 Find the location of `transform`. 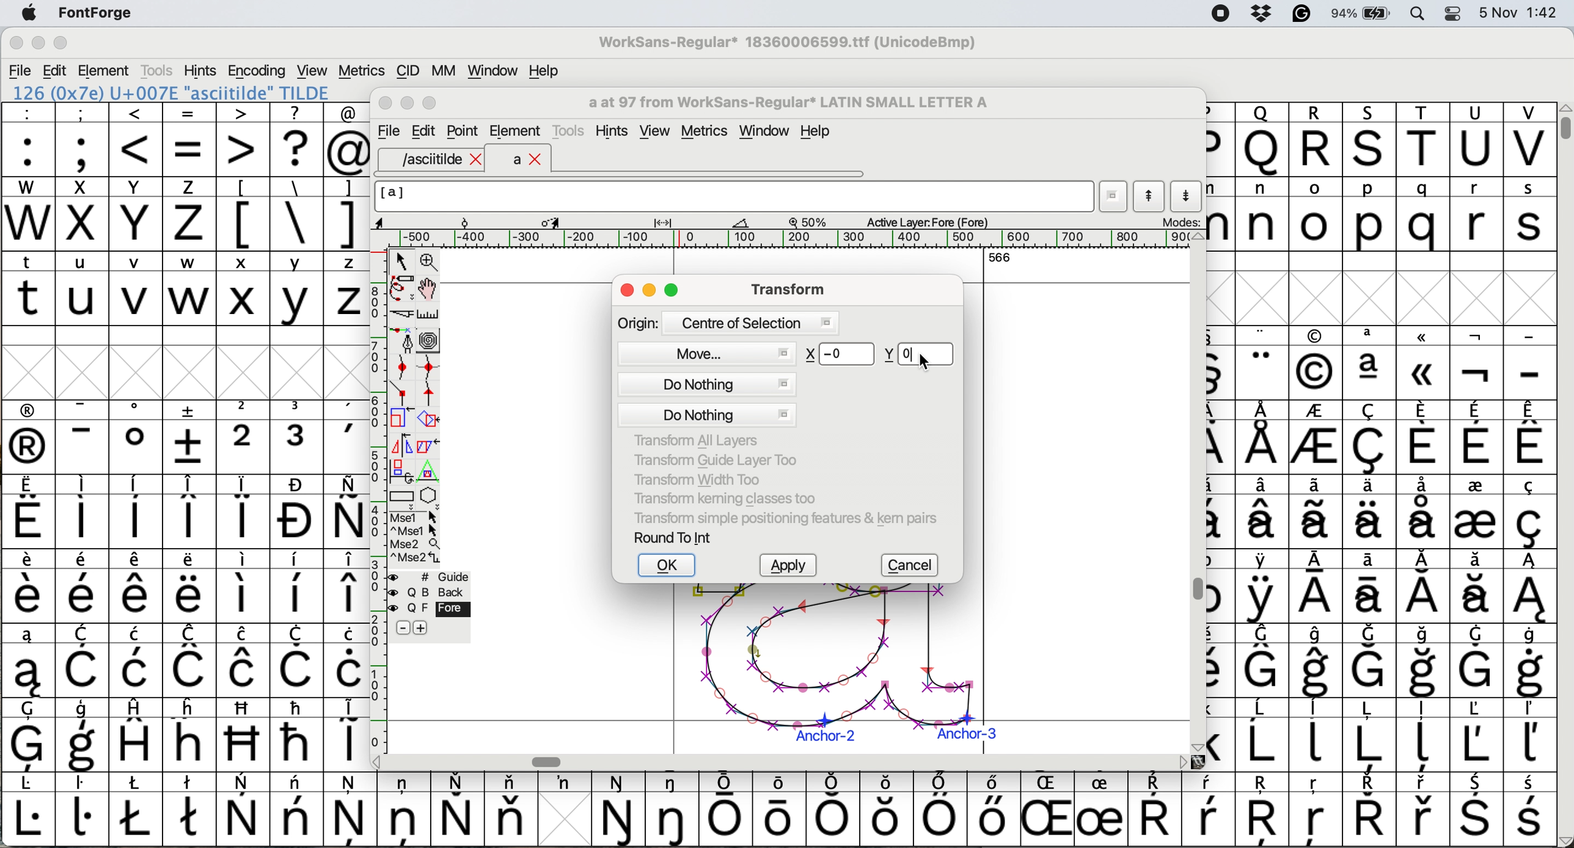

transform is located at coordinates (785, 288).